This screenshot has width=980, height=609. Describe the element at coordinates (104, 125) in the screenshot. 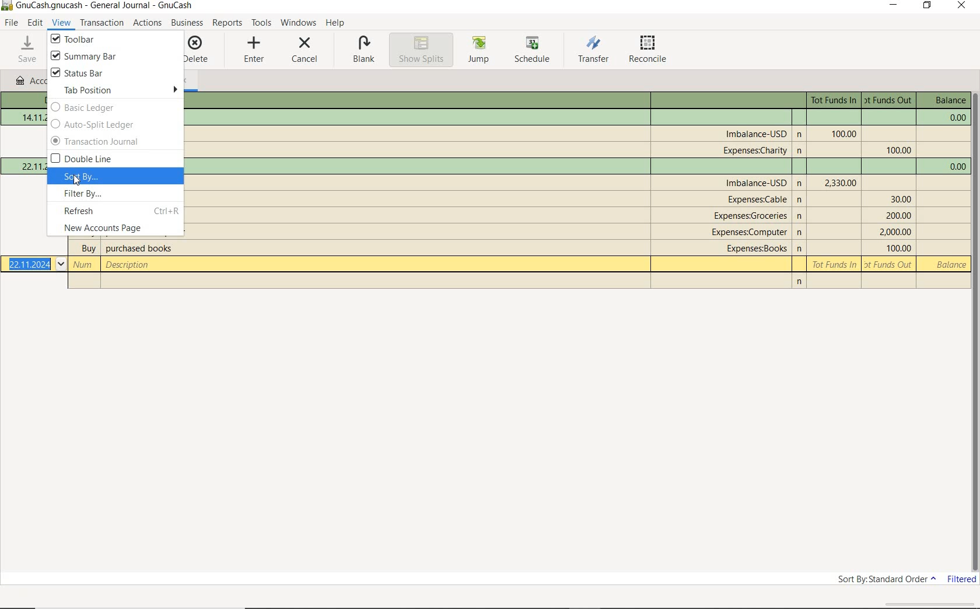

I see `auto-split ledger` at that location.